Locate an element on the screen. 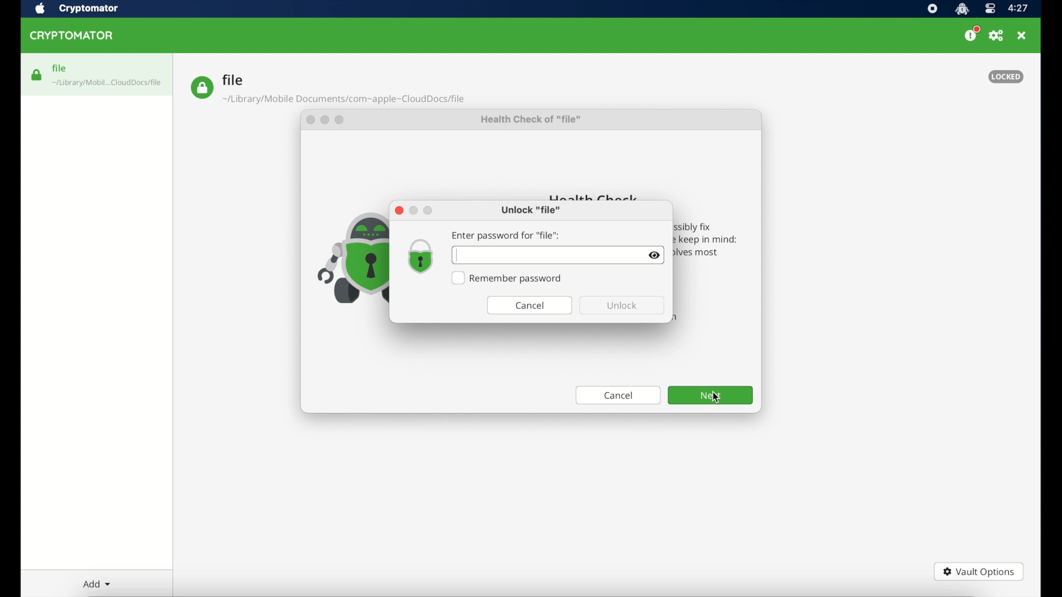  next is located at coordinates (710, 395).